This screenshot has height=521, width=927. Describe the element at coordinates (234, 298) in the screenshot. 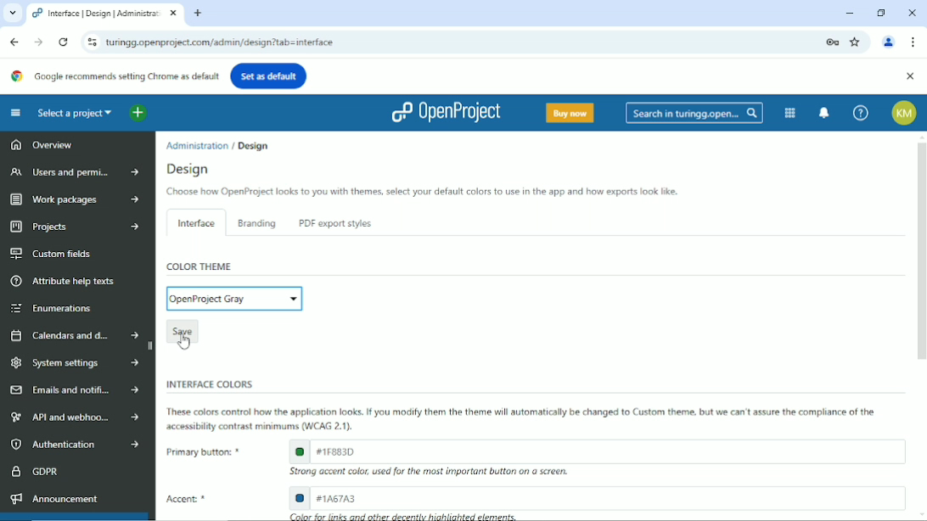

I see `edit color theme (current color theme: OpenProject gray` at that location.